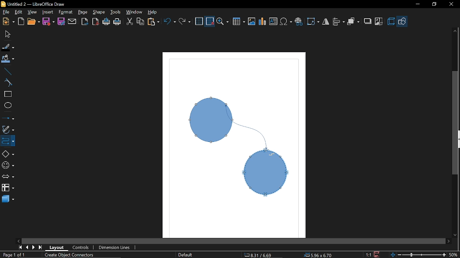 This screenshot has width=460, height=258. What do you see at coordinates (8, 200) in the screenshot?
I see `3d shapes` at bounding box center [8, 200].